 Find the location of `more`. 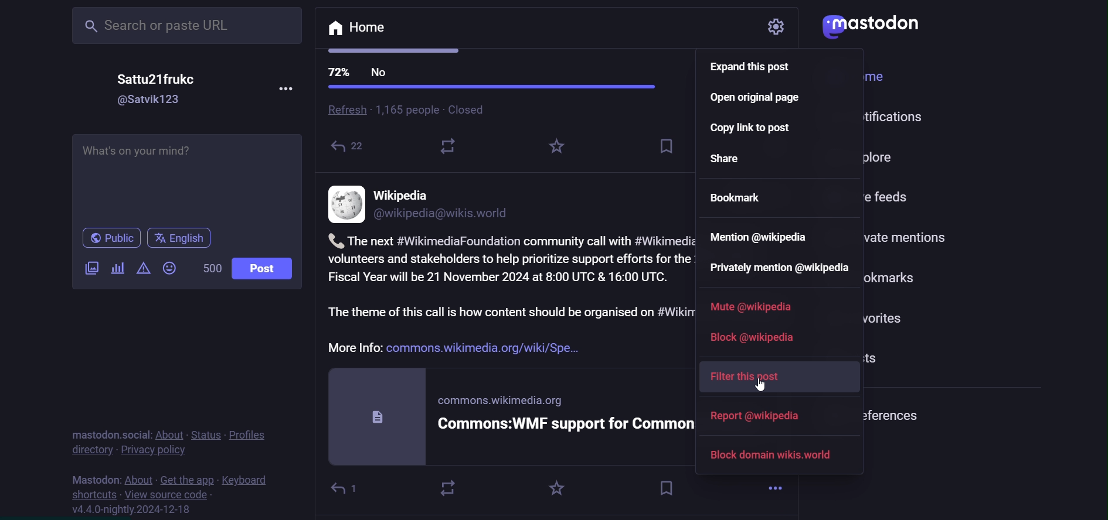

more is located at coordinates (777, 485).